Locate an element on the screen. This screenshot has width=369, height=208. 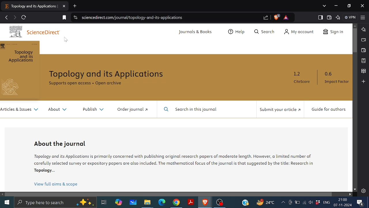
View full aims & scope is located at coordinates (57, 185).